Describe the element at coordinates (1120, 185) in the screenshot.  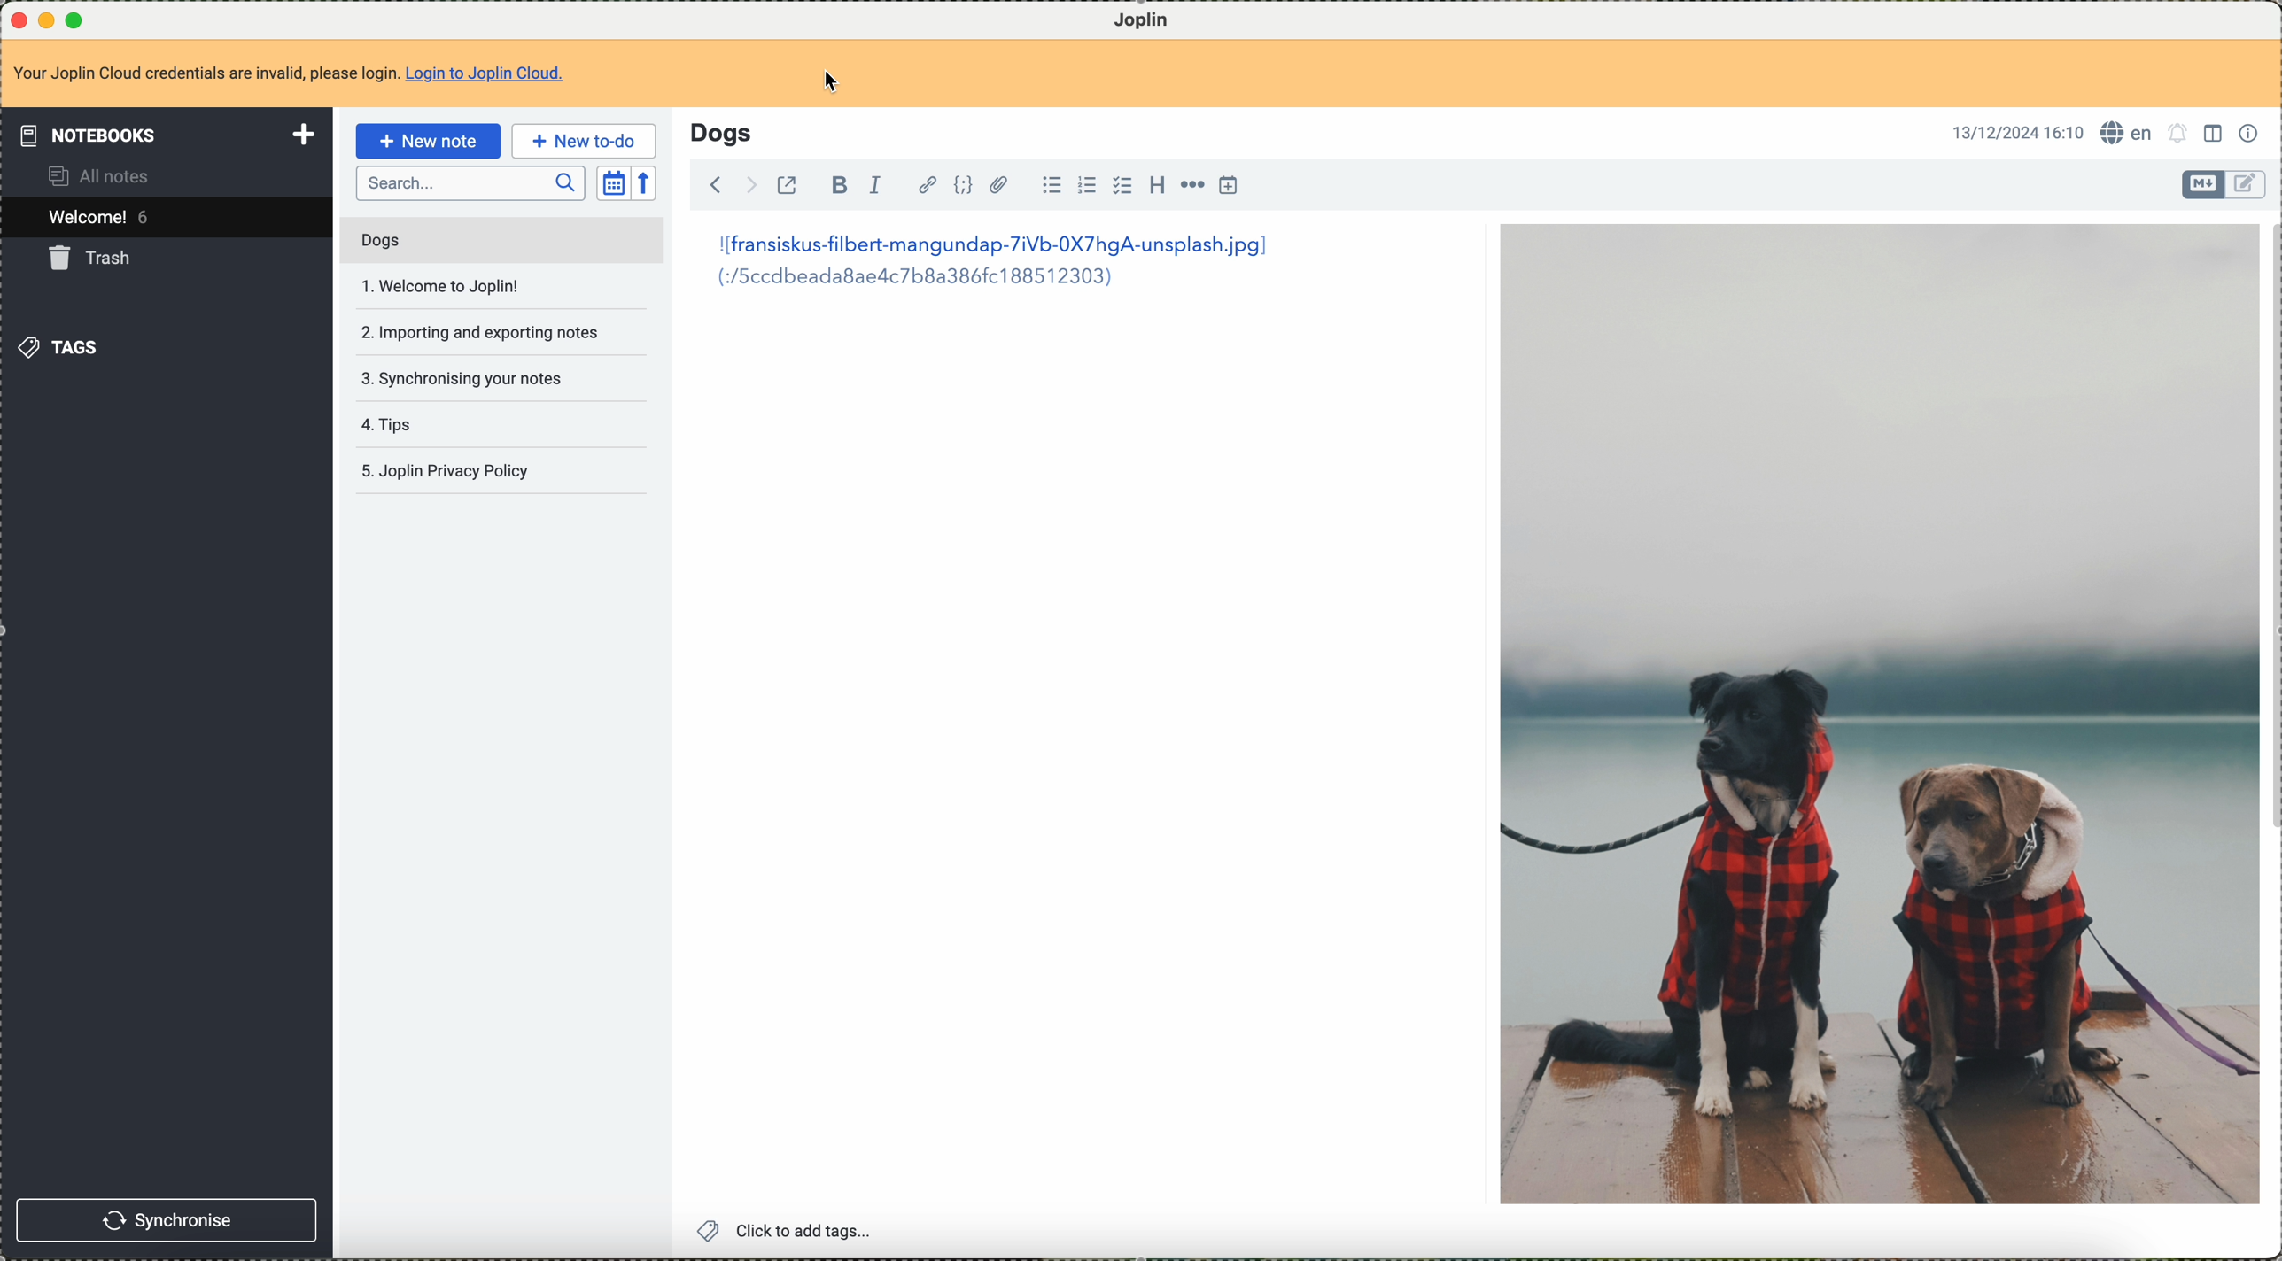
I see `checkbox` at that location.